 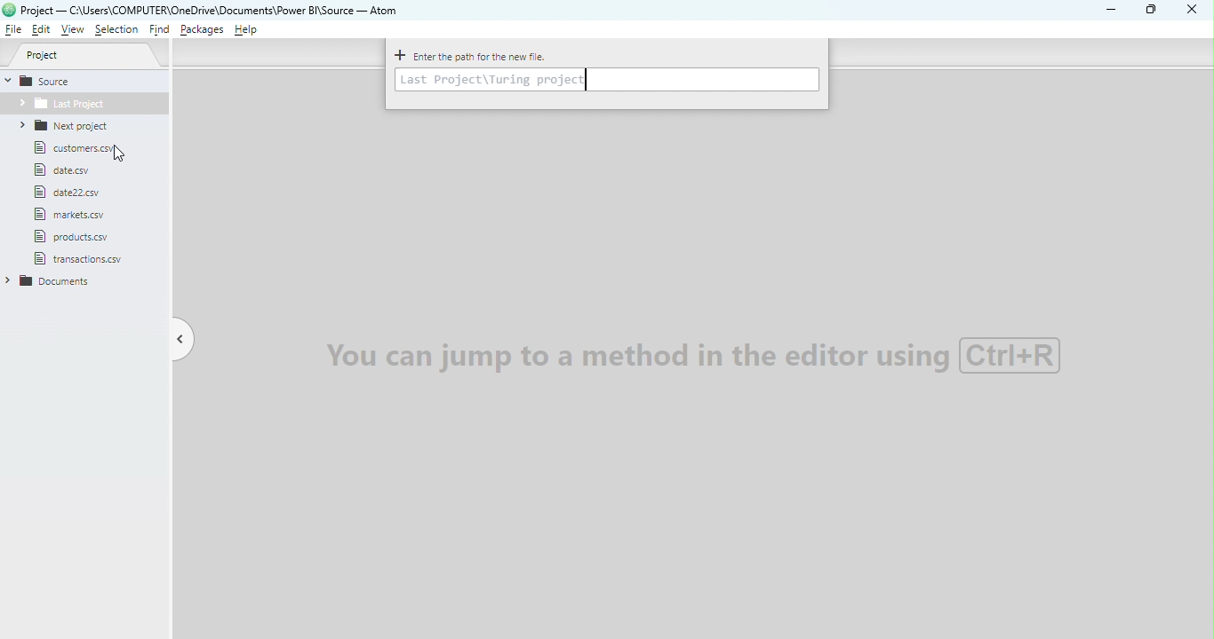 What do you see at coordinates (69, 30) in the screenshot?
I see `View` at bounding box center [69, 30].